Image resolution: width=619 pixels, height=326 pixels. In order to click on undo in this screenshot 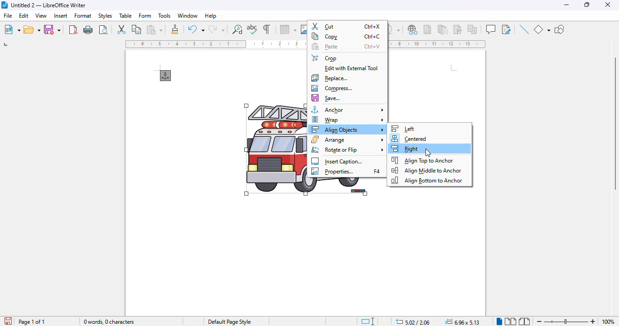, I will do `click(196, 29)`.